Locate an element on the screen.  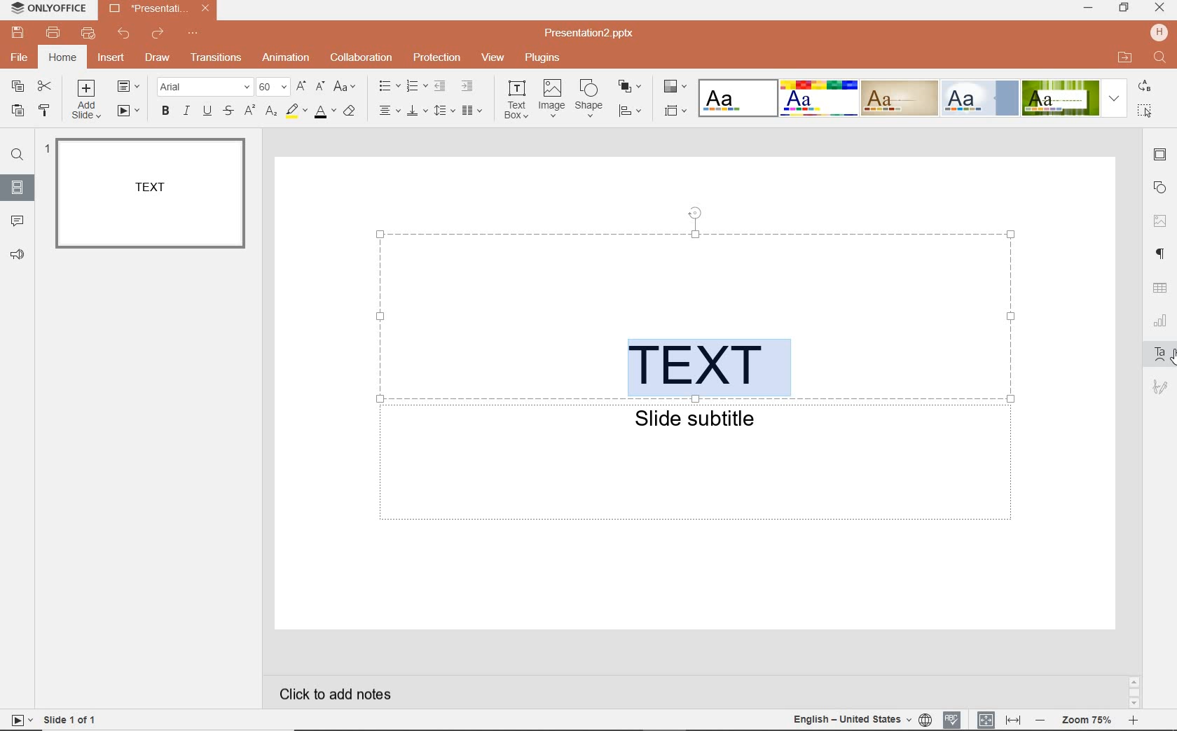
close is located at coordinates (1160, 8).